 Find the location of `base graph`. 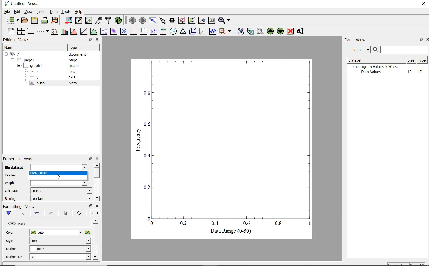

base graph is located at coordinates (31, 31).